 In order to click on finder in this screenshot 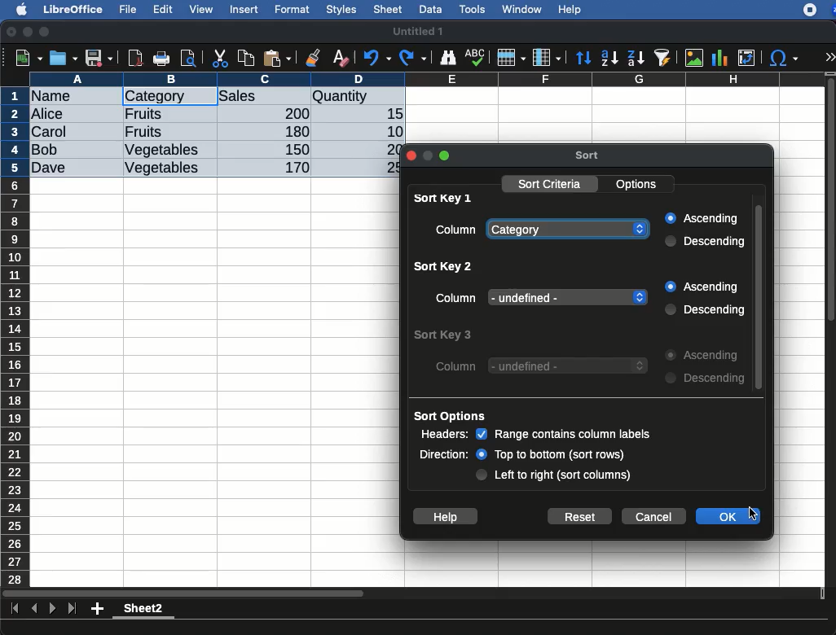, I will do `click(447, 58)`.